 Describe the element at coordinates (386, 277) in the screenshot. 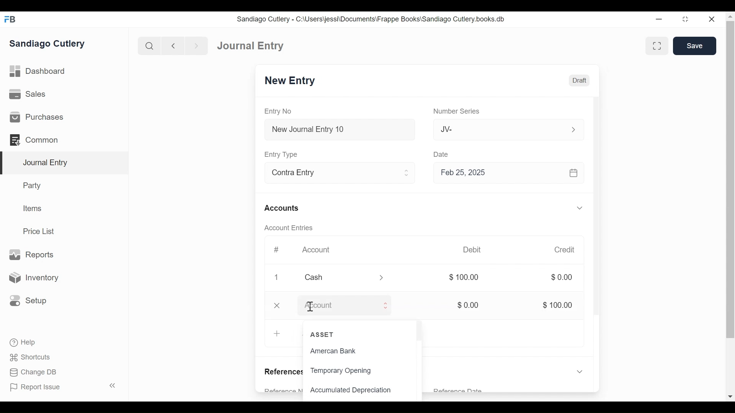

I see `Expand` at that location.